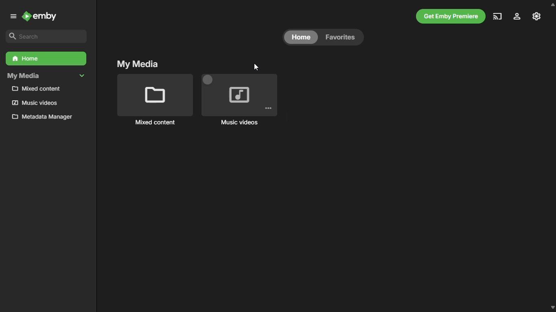 Image resolution: width=556 pixels, height=312 pixels. What do you see at coordinates (36, 89) in the screenshot?
I see `mixed content` at bounding box center [36, 89].